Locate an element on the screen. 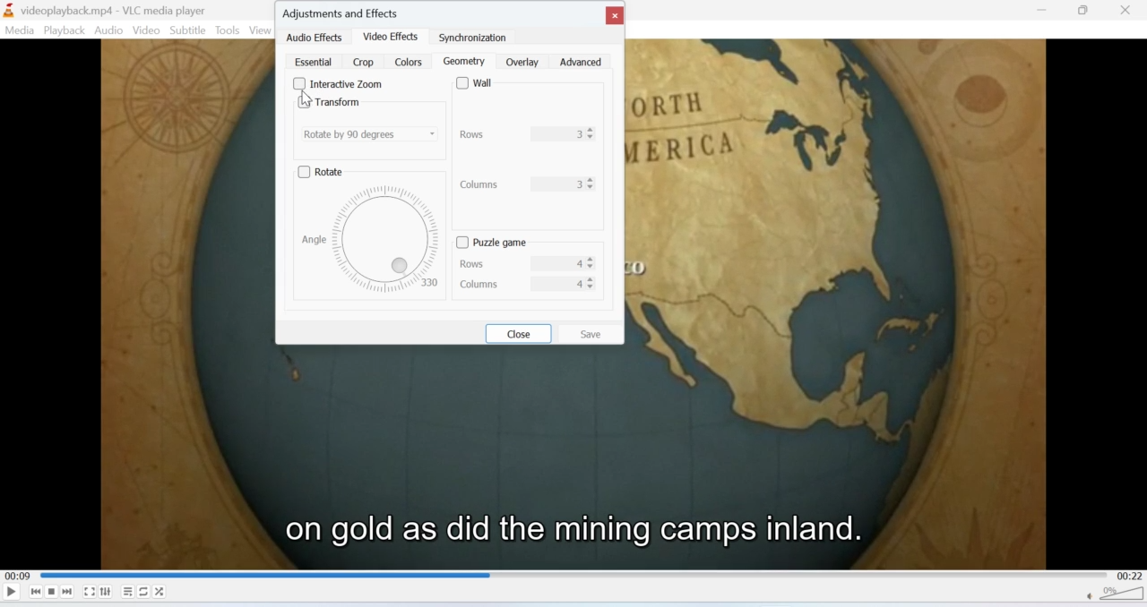 The image size is (1147, 607). columns    3 is located at coordinates (528, 184).